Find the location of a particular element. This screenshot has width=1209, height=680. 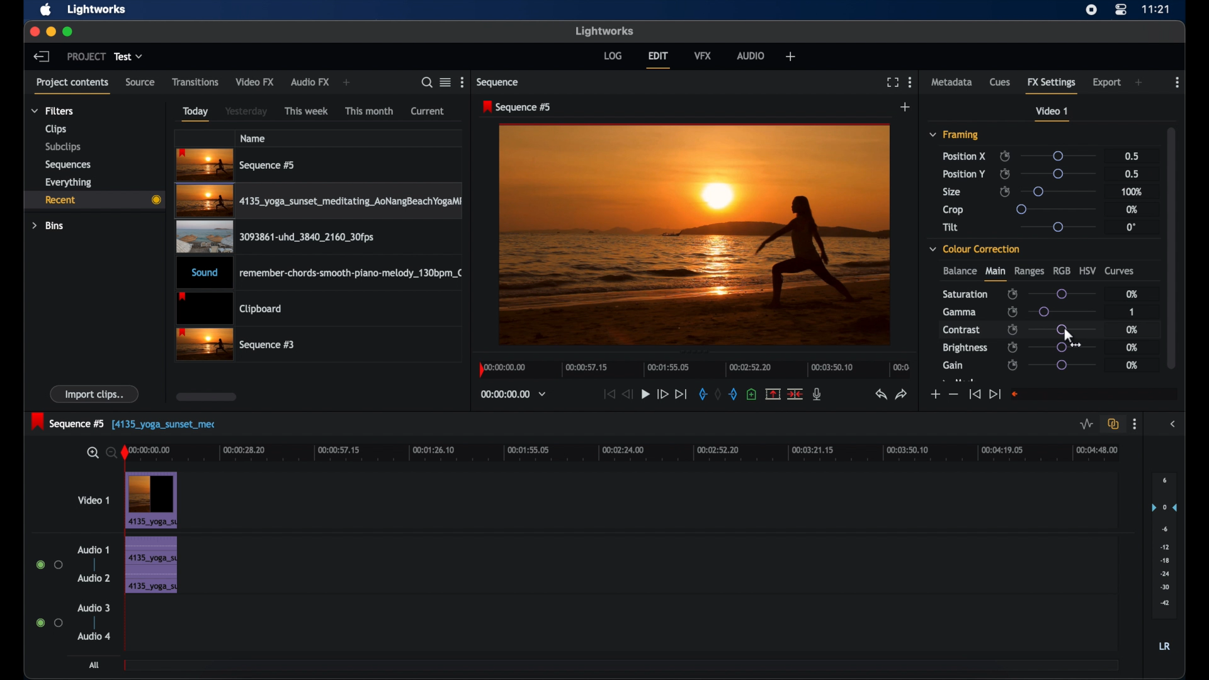

radio button is located at coordinates (49, 565).